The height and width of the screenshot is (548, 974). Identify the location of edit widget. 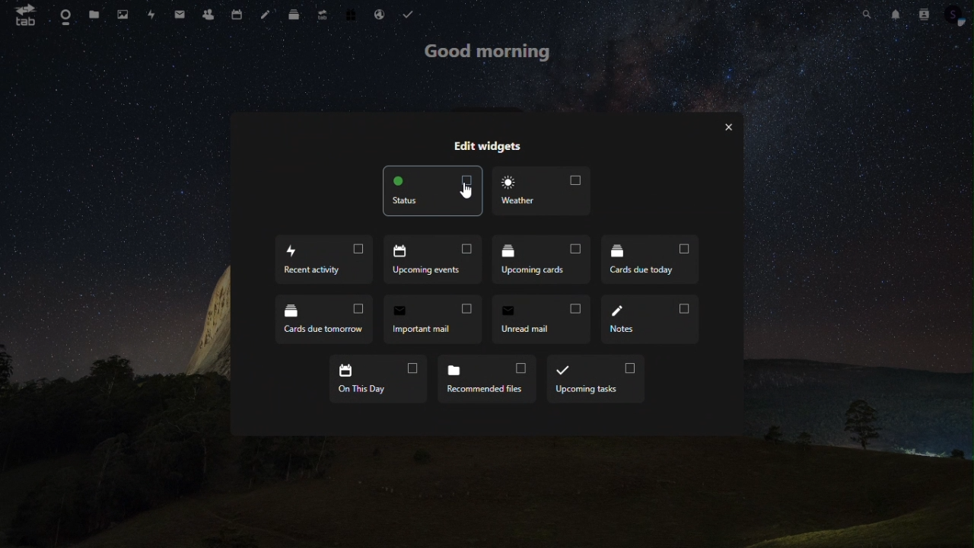
(502, 147).